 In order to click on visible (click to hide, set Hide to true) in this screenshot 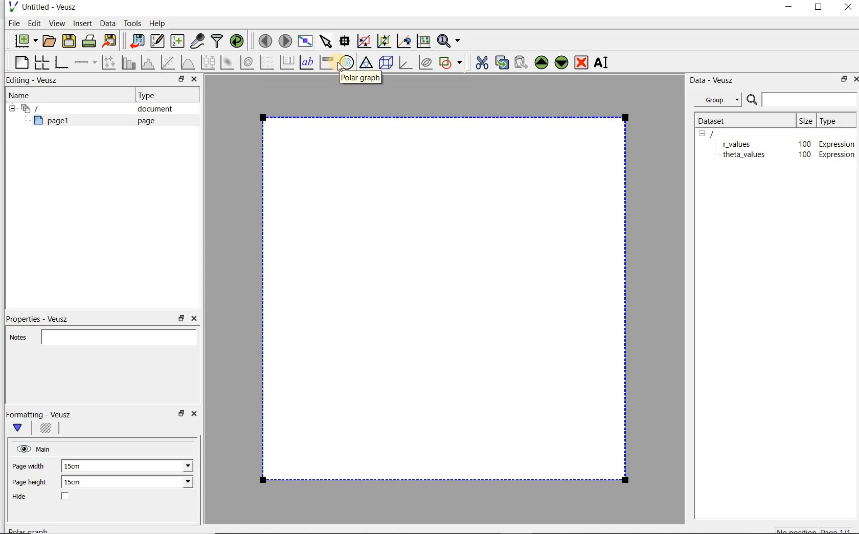, I will do `click(22, 449)`.